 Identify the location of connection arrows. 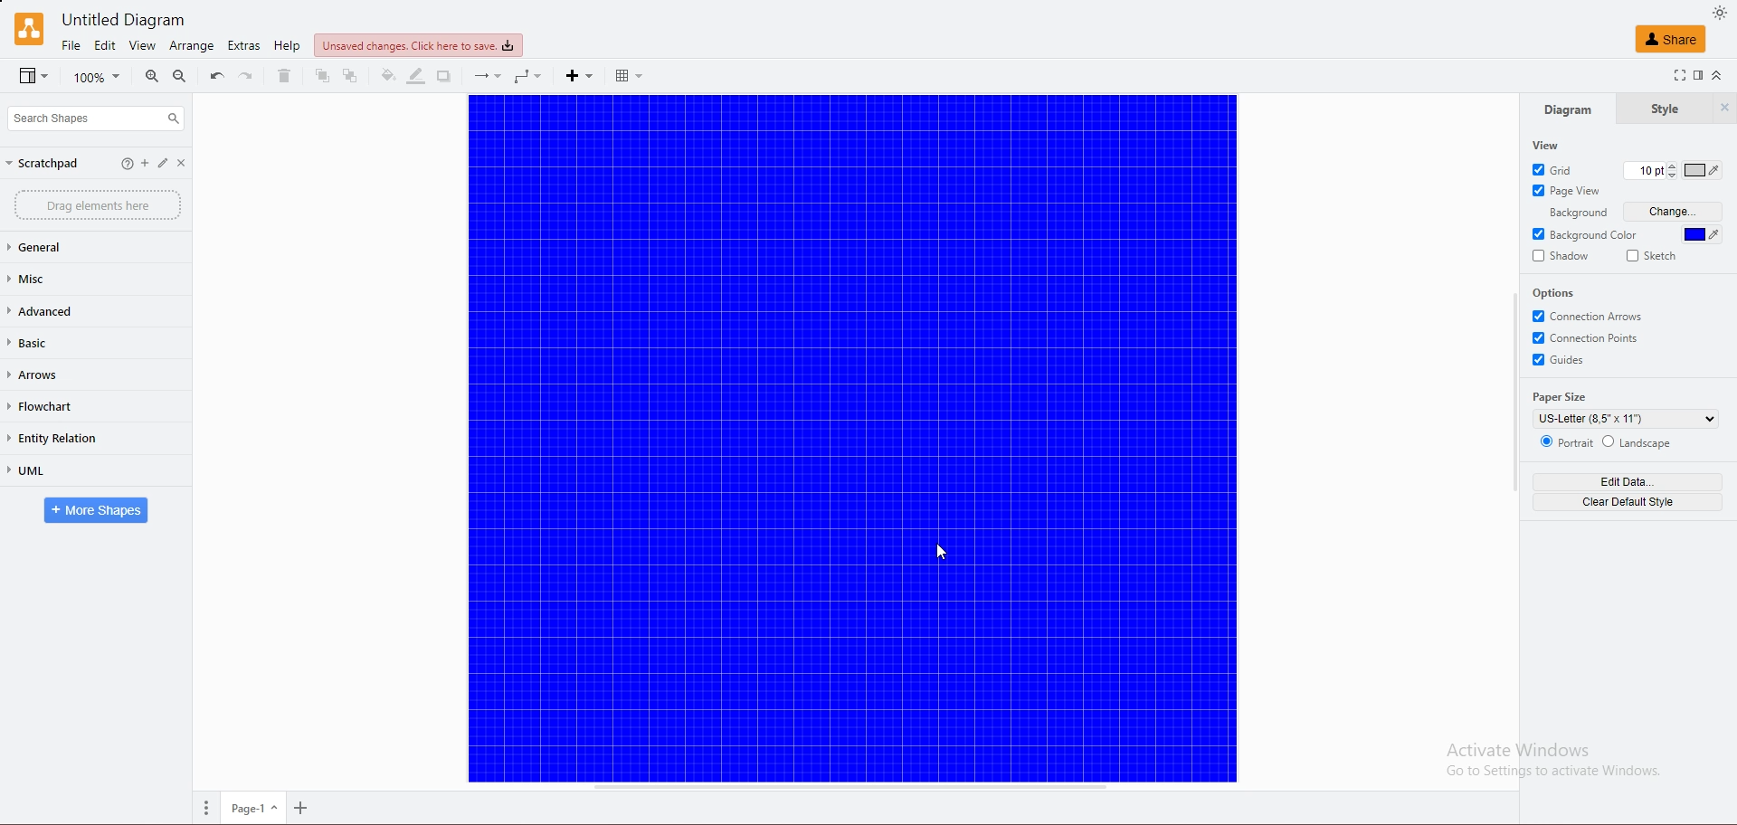
(1590, 316).